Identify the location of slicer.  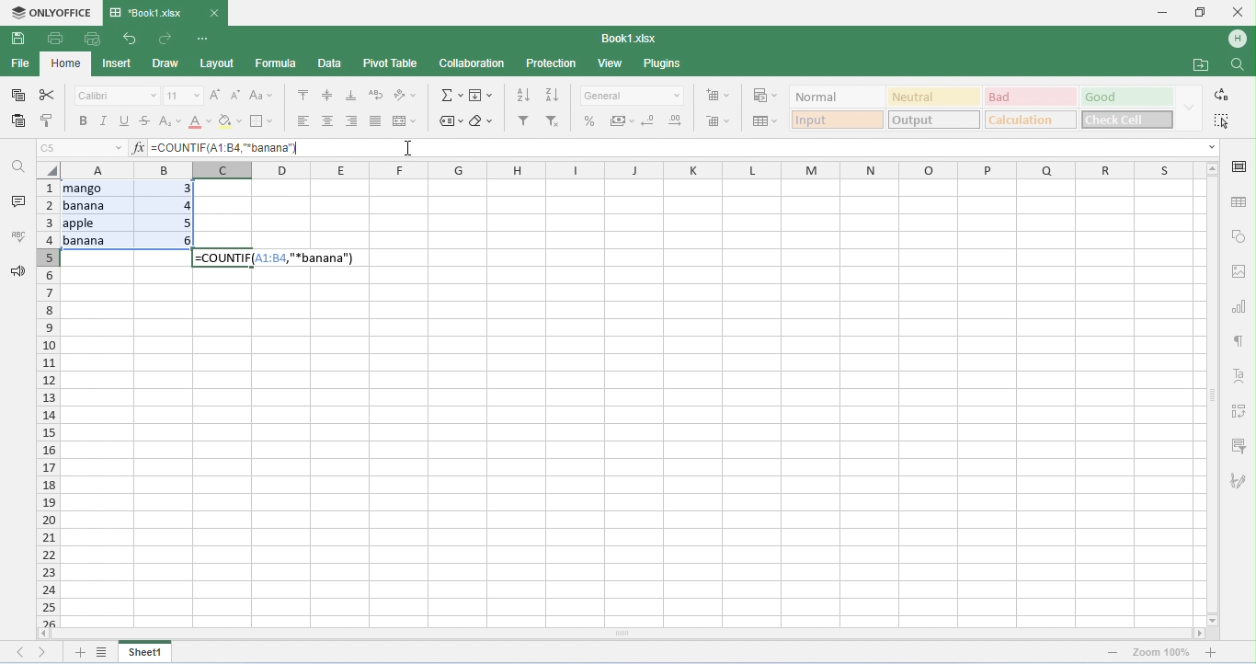
(1240, 446).